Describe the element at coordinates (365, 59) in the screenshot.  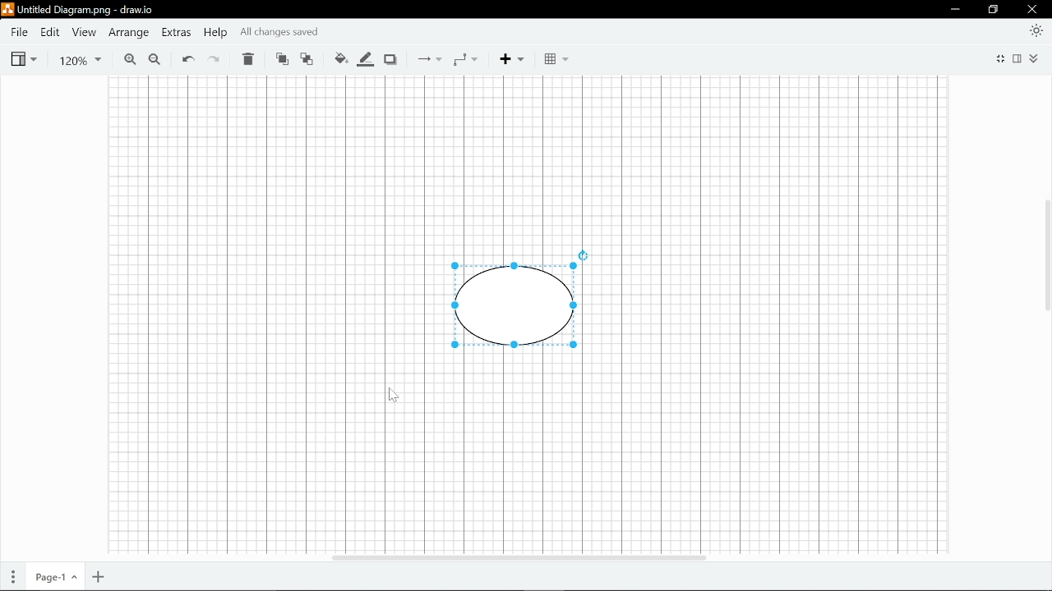
I see `Fill line` at that location.